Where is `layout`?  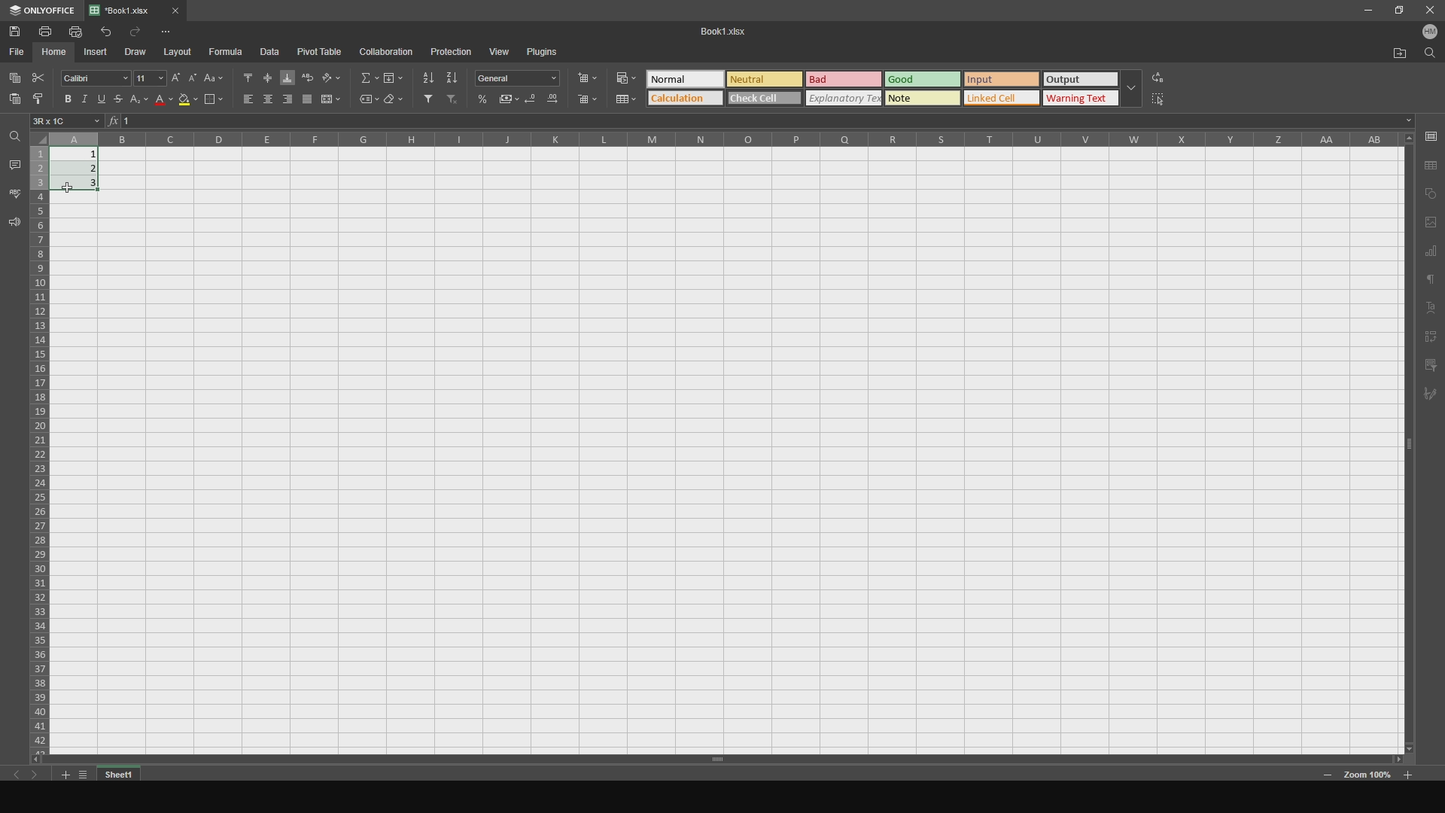 layout is located at coordinates (180, 52).